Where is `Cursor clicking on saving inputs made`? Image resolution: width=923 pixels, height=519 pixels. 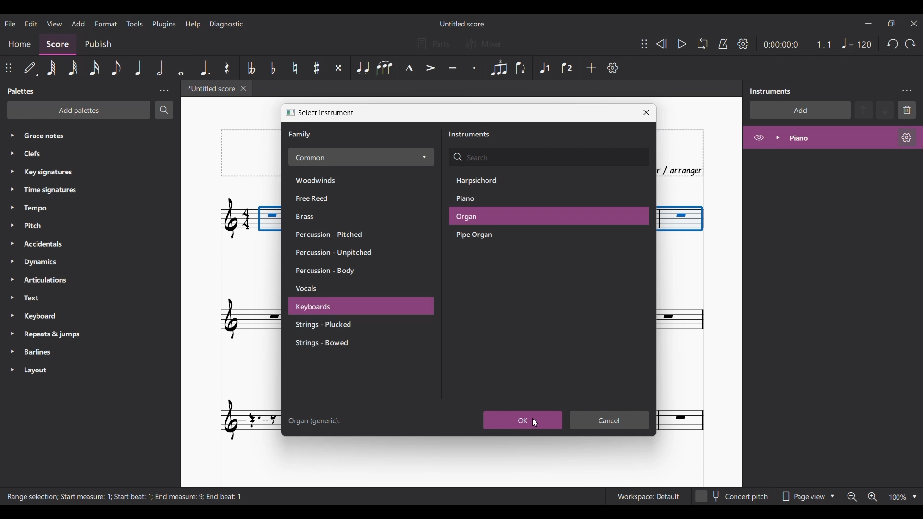 Cursor clicking on saving inputs made is located at coordinates (535, 423).